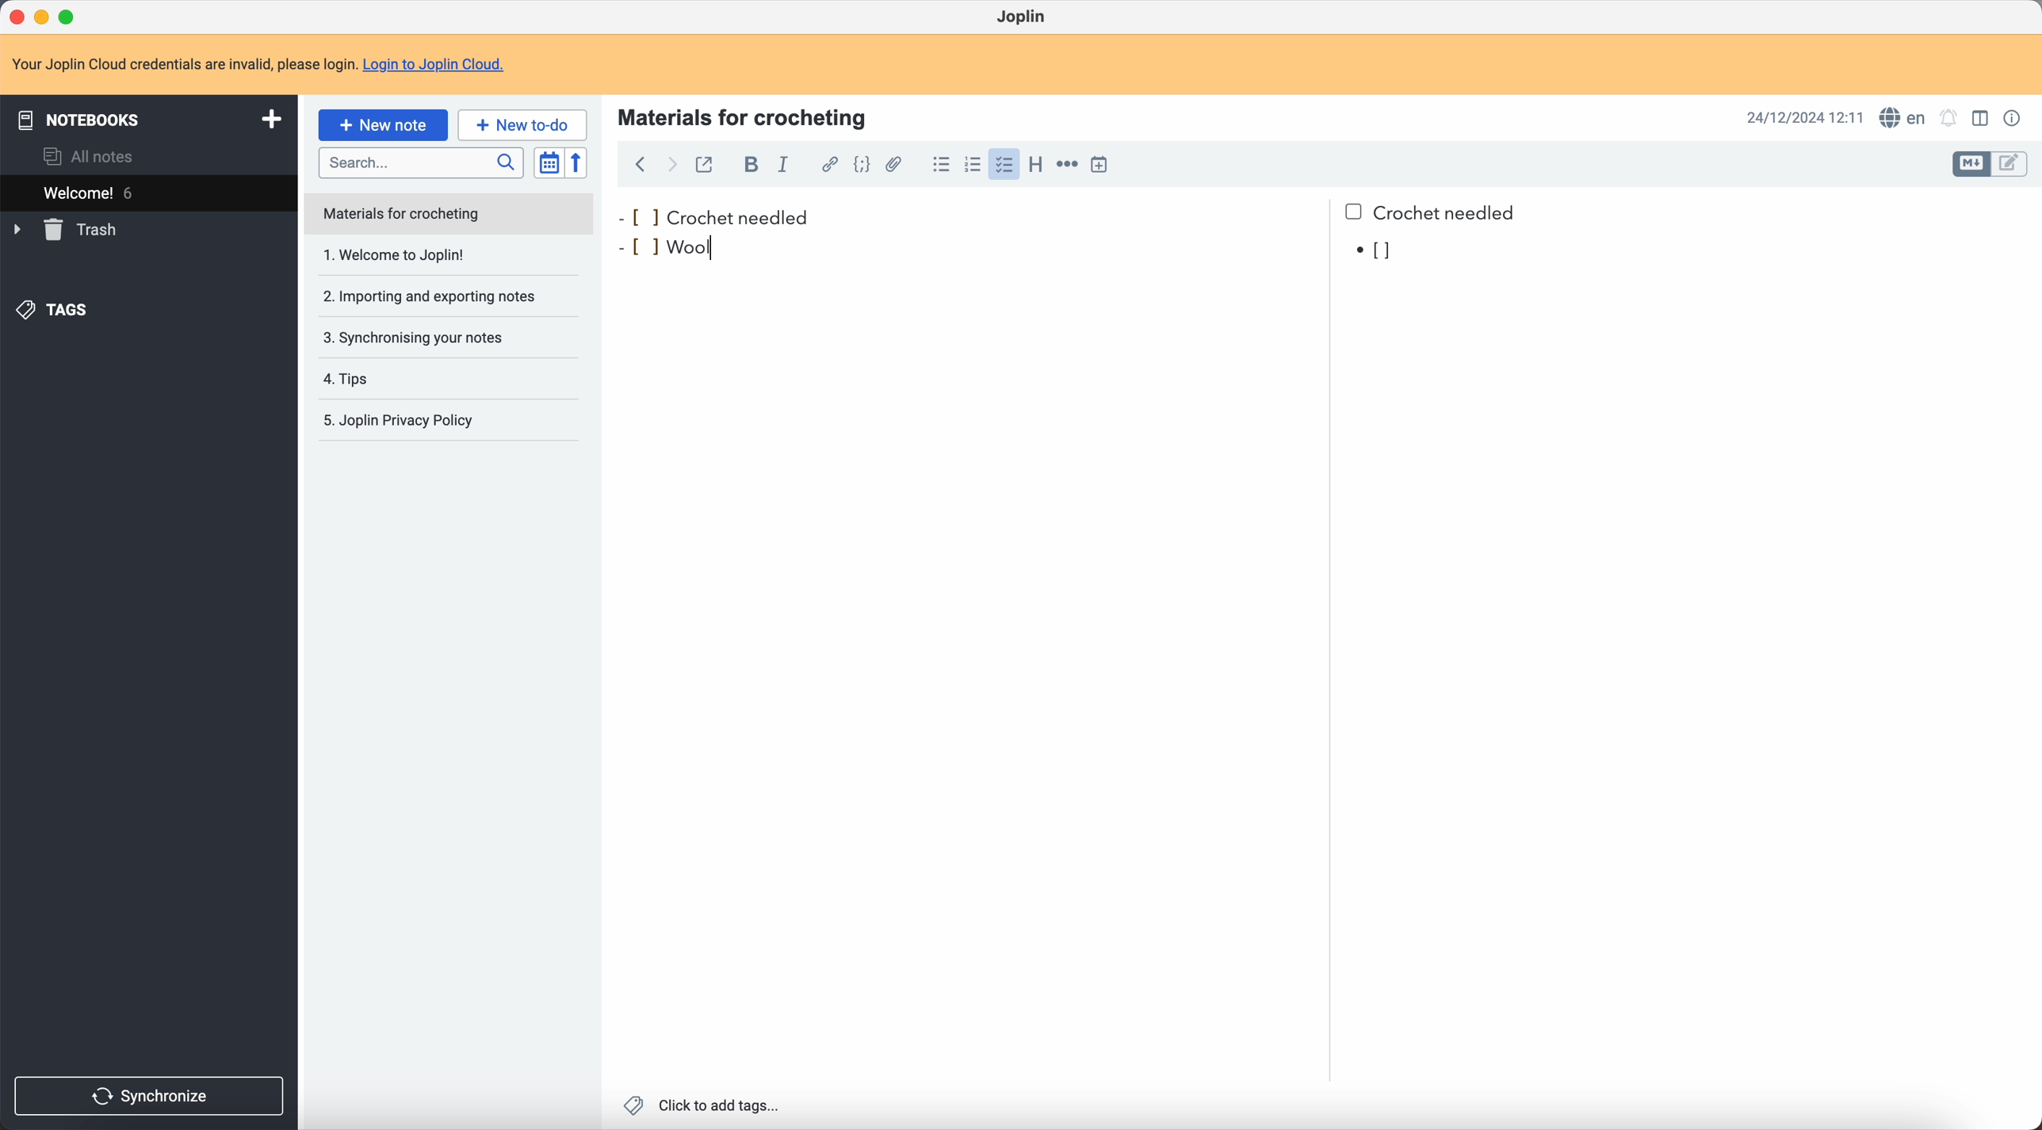 This screenshot has height=1130, width=2042. What do you see at coordinates (1071, 211) in the screenshot?
I see `crochet needled` at bounding box center [1071, 211].